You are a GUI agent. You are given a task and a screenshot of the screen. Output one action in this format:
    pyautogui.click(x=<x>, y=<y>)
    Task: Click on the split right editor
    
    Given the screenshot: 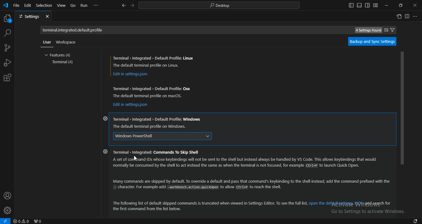 What is the action you would take?
    pyautogui.click(x=408, y=16)
    